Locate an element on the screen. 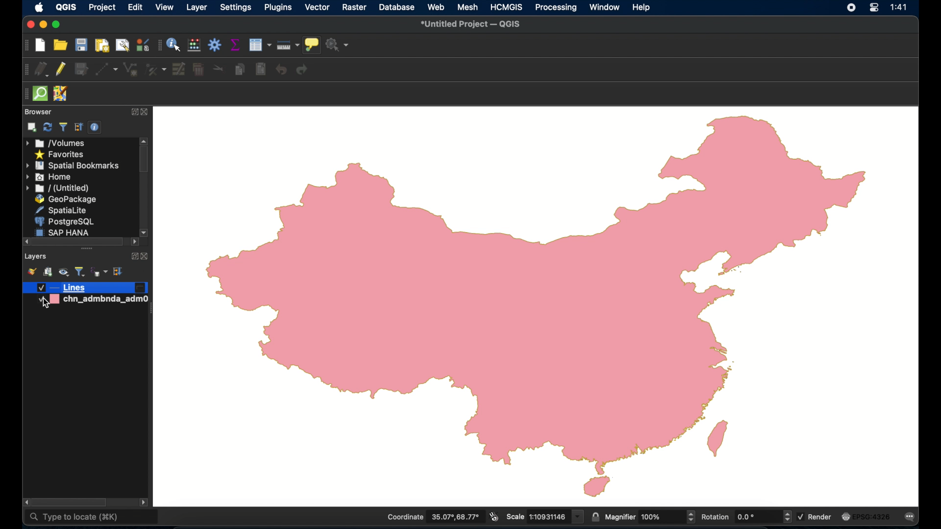 The image size is (941, 529). geopackage is located at coordinates (68, 199).